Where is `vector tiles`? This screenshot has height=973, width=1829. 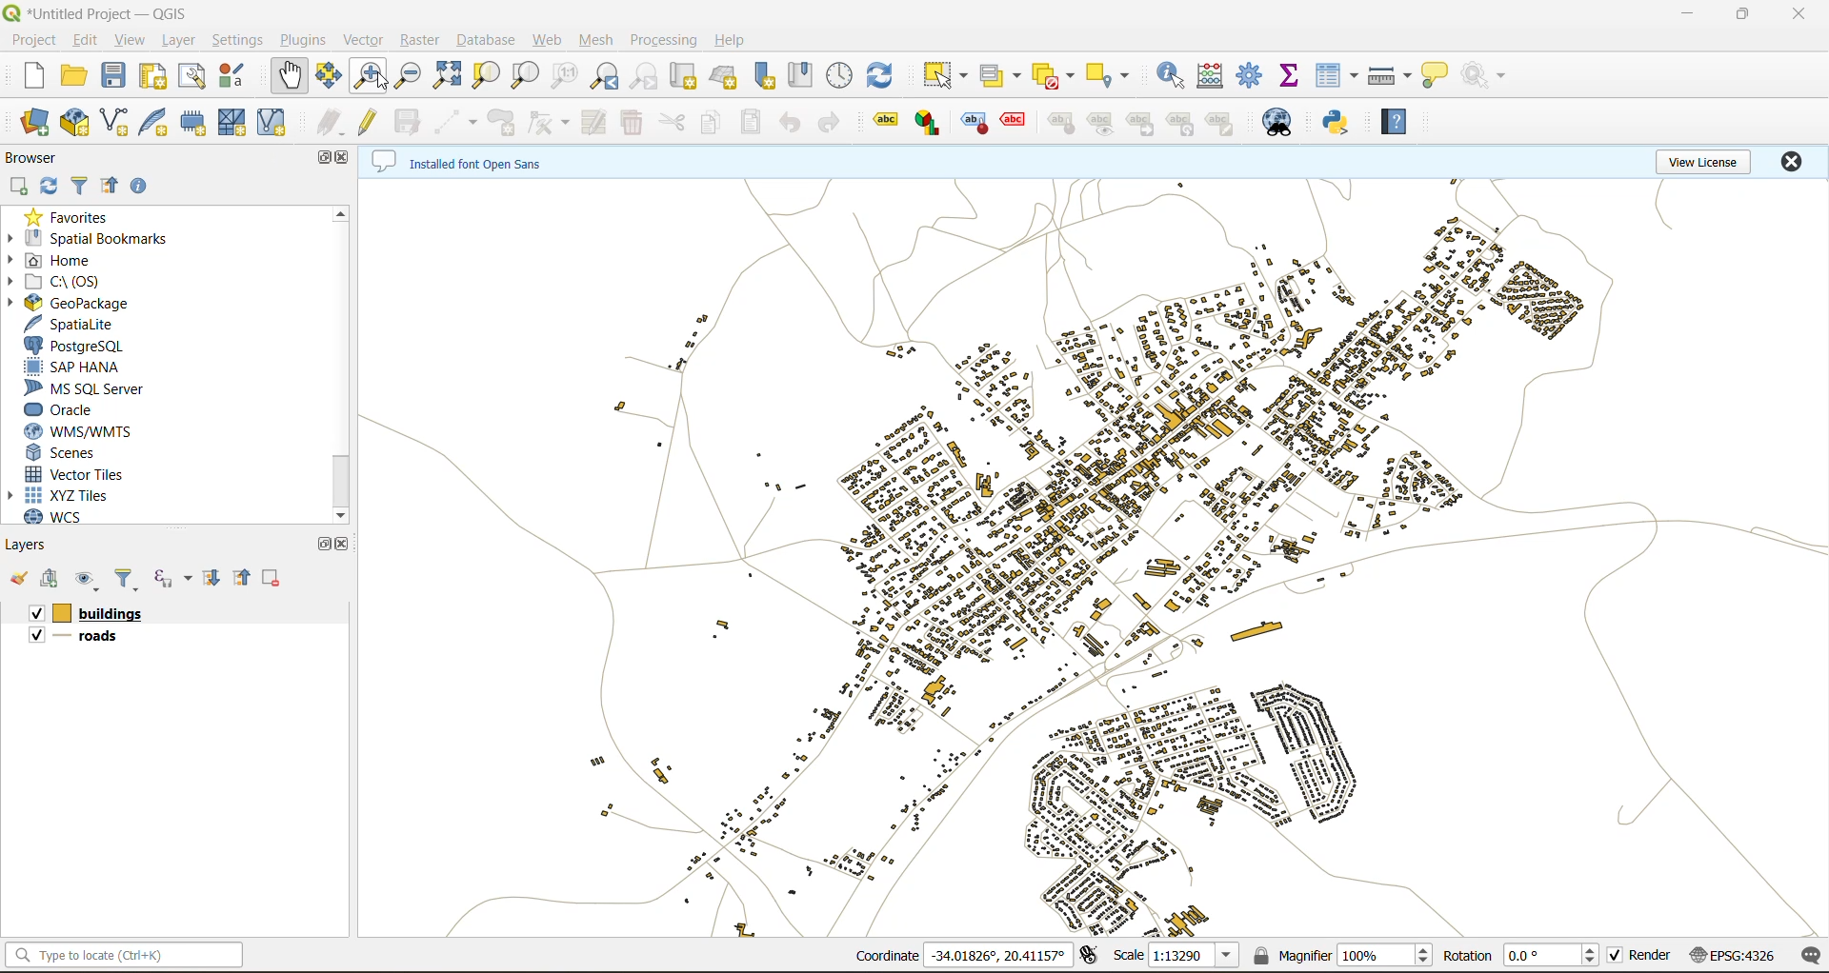
vector tiles is located at coordinates (77, 475).